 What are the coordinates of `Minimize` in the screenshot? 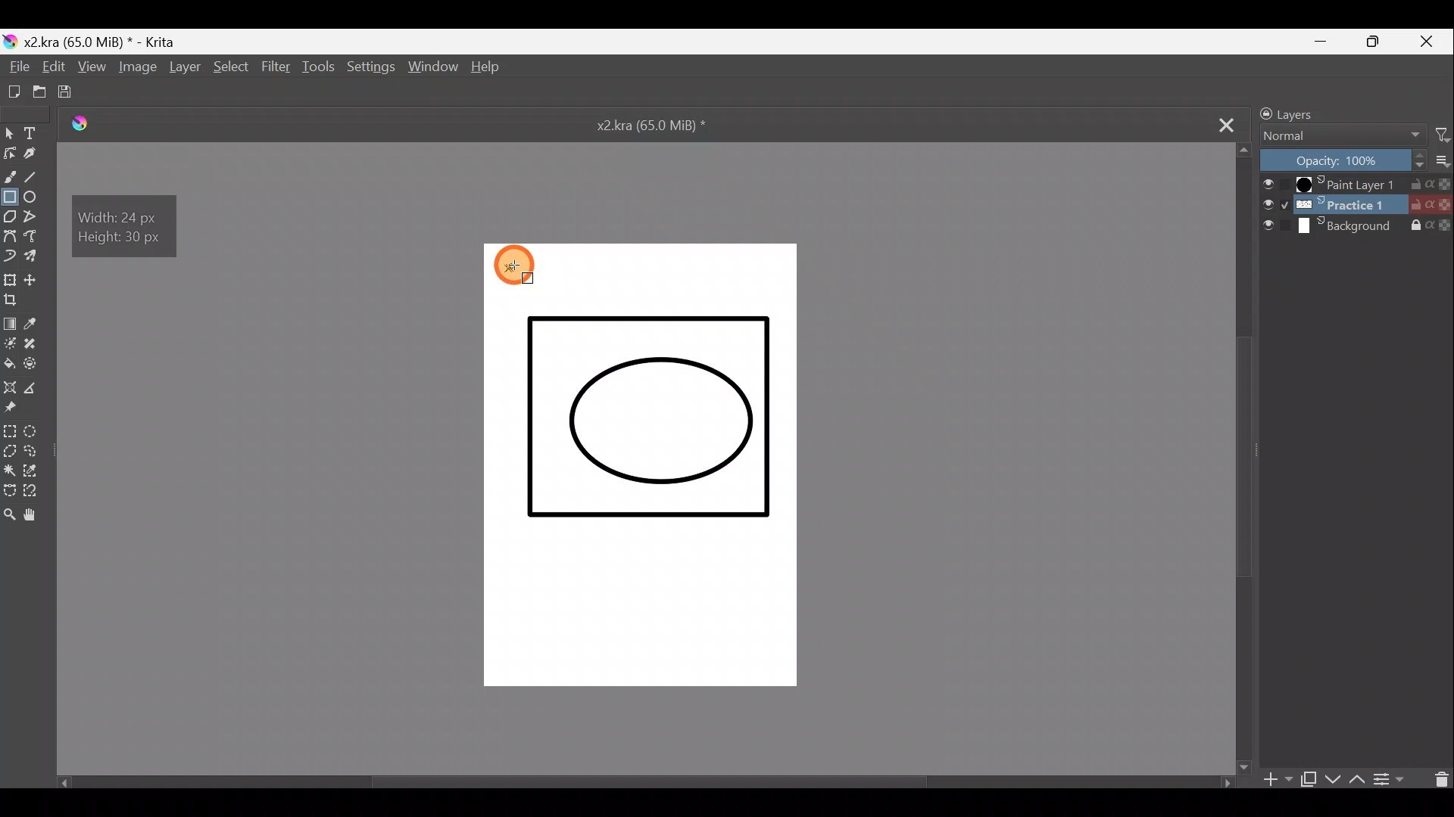 It's located at (1315, 40).